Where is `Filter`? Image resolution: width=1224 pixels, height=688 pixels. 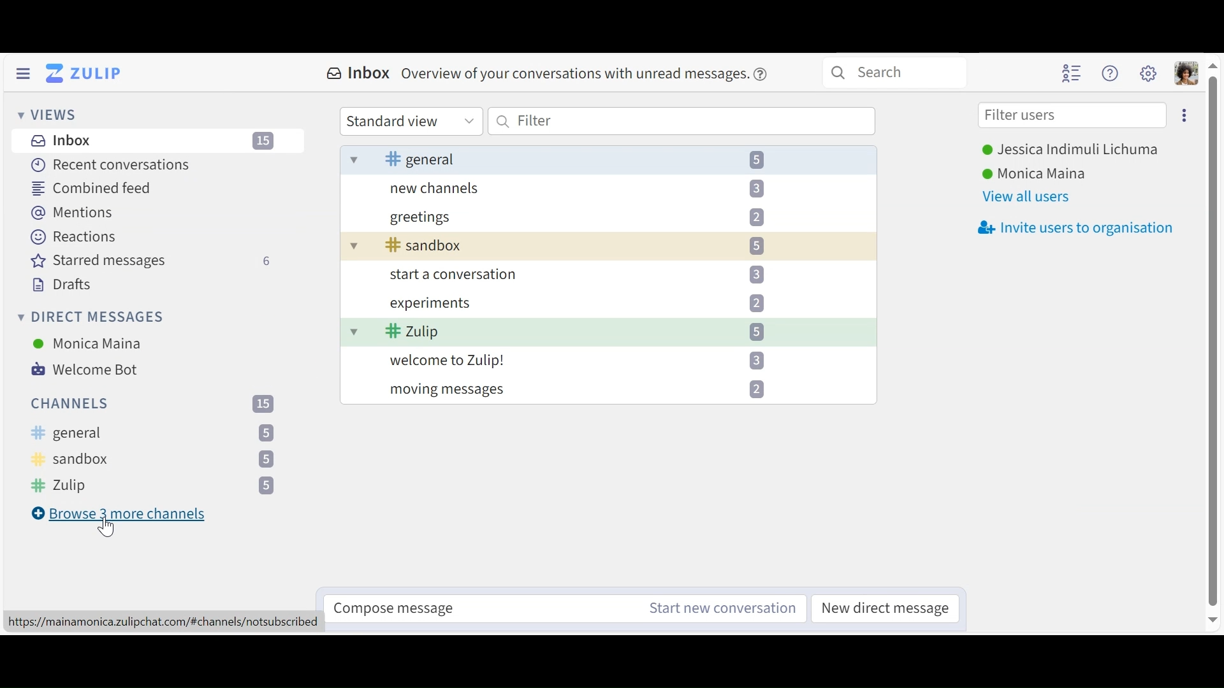
Filter is located at coordinates (681, 121).